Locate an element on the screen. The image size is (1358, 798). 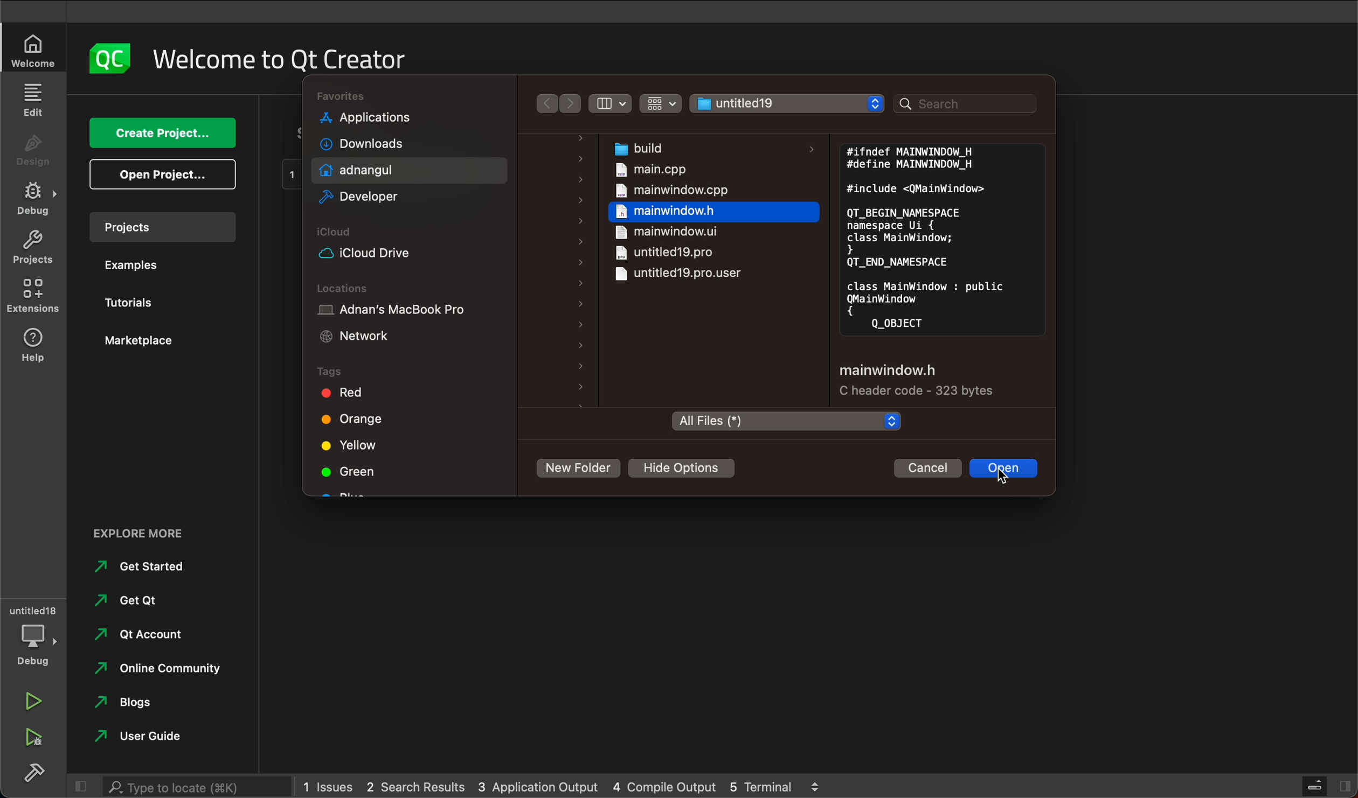
folders is located at coordinates (411, 97).